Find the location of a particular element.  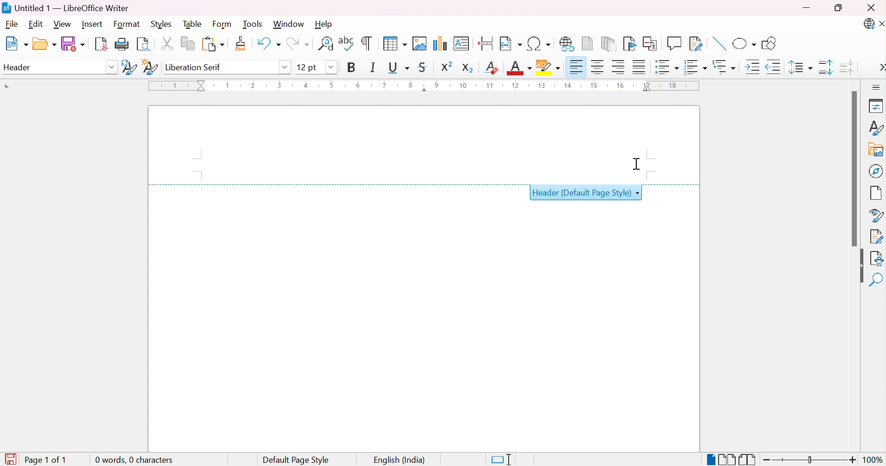

Increase paragraph spacing is located at coordinates (825, 67).